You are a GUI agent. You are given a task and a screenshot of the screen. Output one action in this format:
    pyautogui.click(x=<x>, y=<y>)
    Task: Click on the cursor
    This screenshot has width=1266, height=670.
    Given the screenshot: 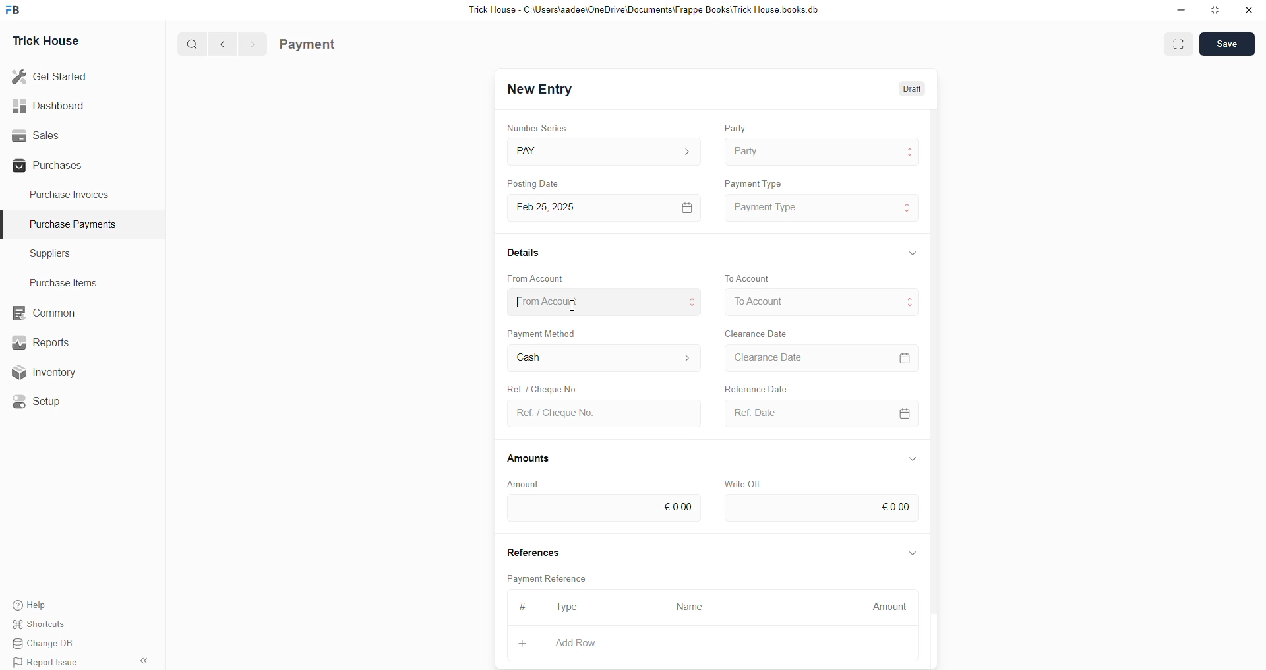 What is the action you would take?
    pyautogui.click(x=578, y=308)
    